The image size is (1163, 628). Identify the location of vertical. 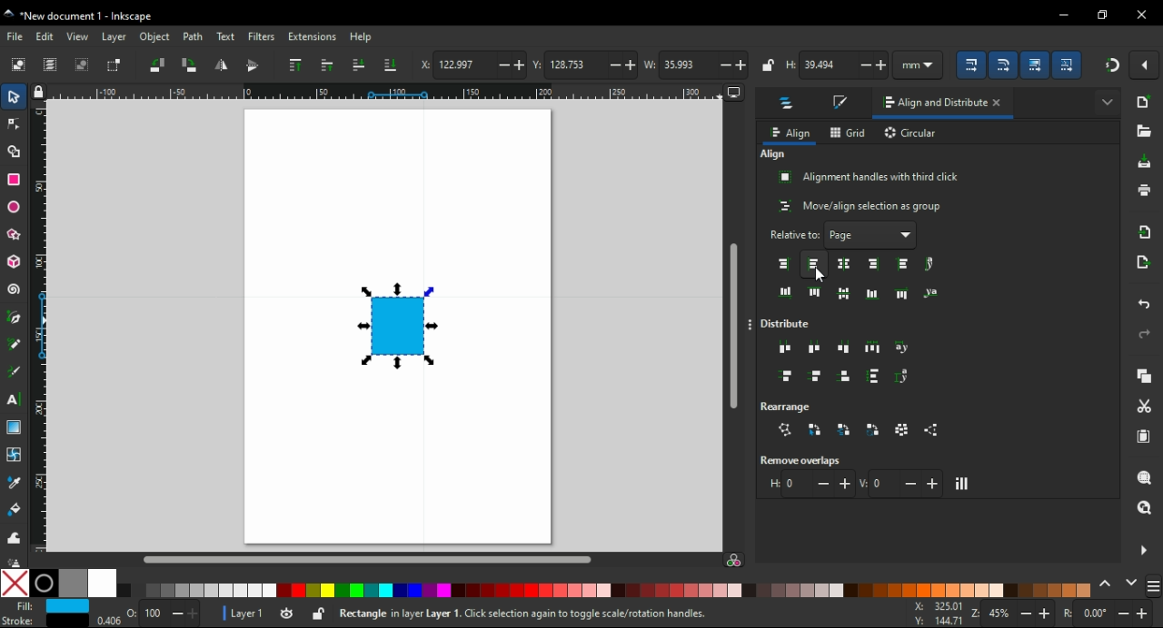
(900, 483).